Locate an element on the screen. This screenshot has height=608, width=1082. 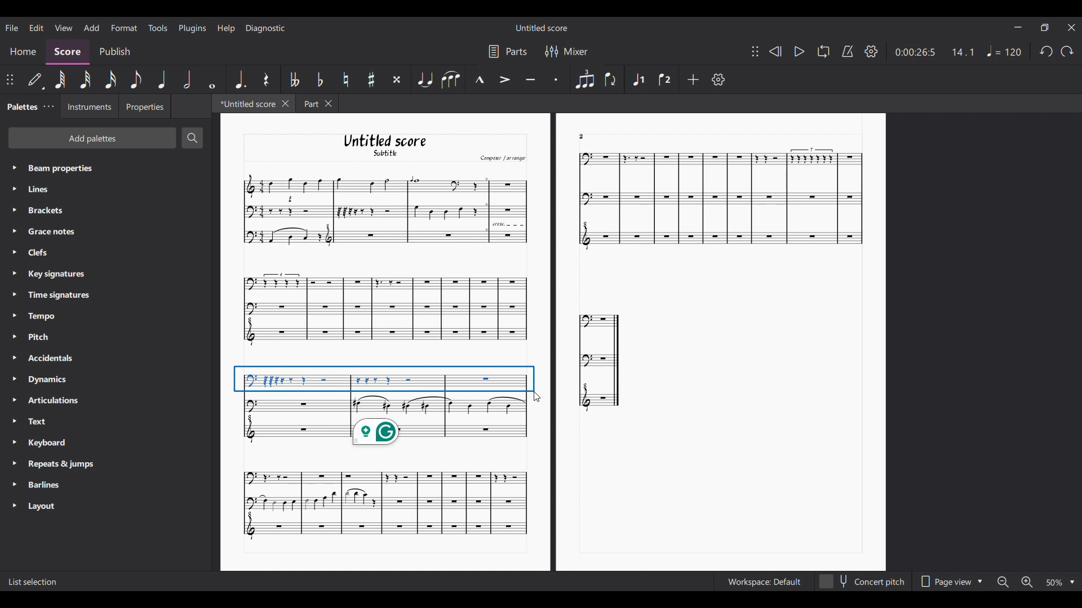
> Text is located at coordinates (36, 424).